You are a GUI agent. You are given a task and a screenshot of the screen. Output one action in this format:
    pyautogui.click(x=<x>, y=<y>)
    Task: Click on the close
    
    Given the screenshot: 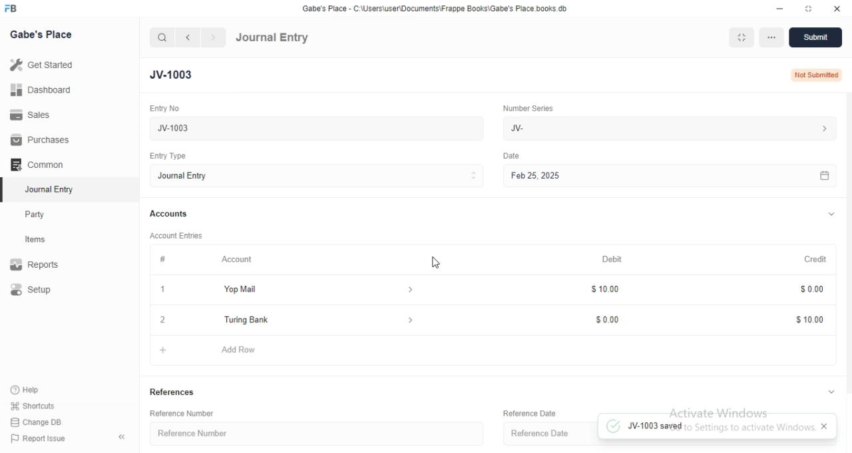 What is the action you would take?
    pyautogui.click(x=164, y=320)
    